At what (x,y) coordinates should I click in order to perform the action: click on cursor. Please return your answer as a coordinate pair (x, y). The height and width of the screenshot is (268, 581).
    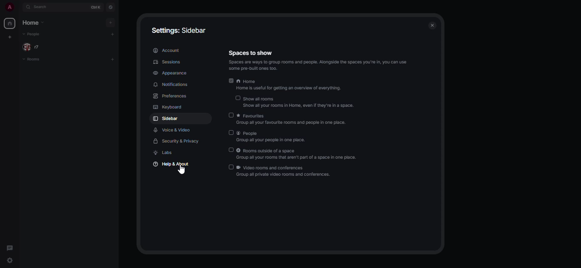
    Looking at the image, I should click on (182, 171).